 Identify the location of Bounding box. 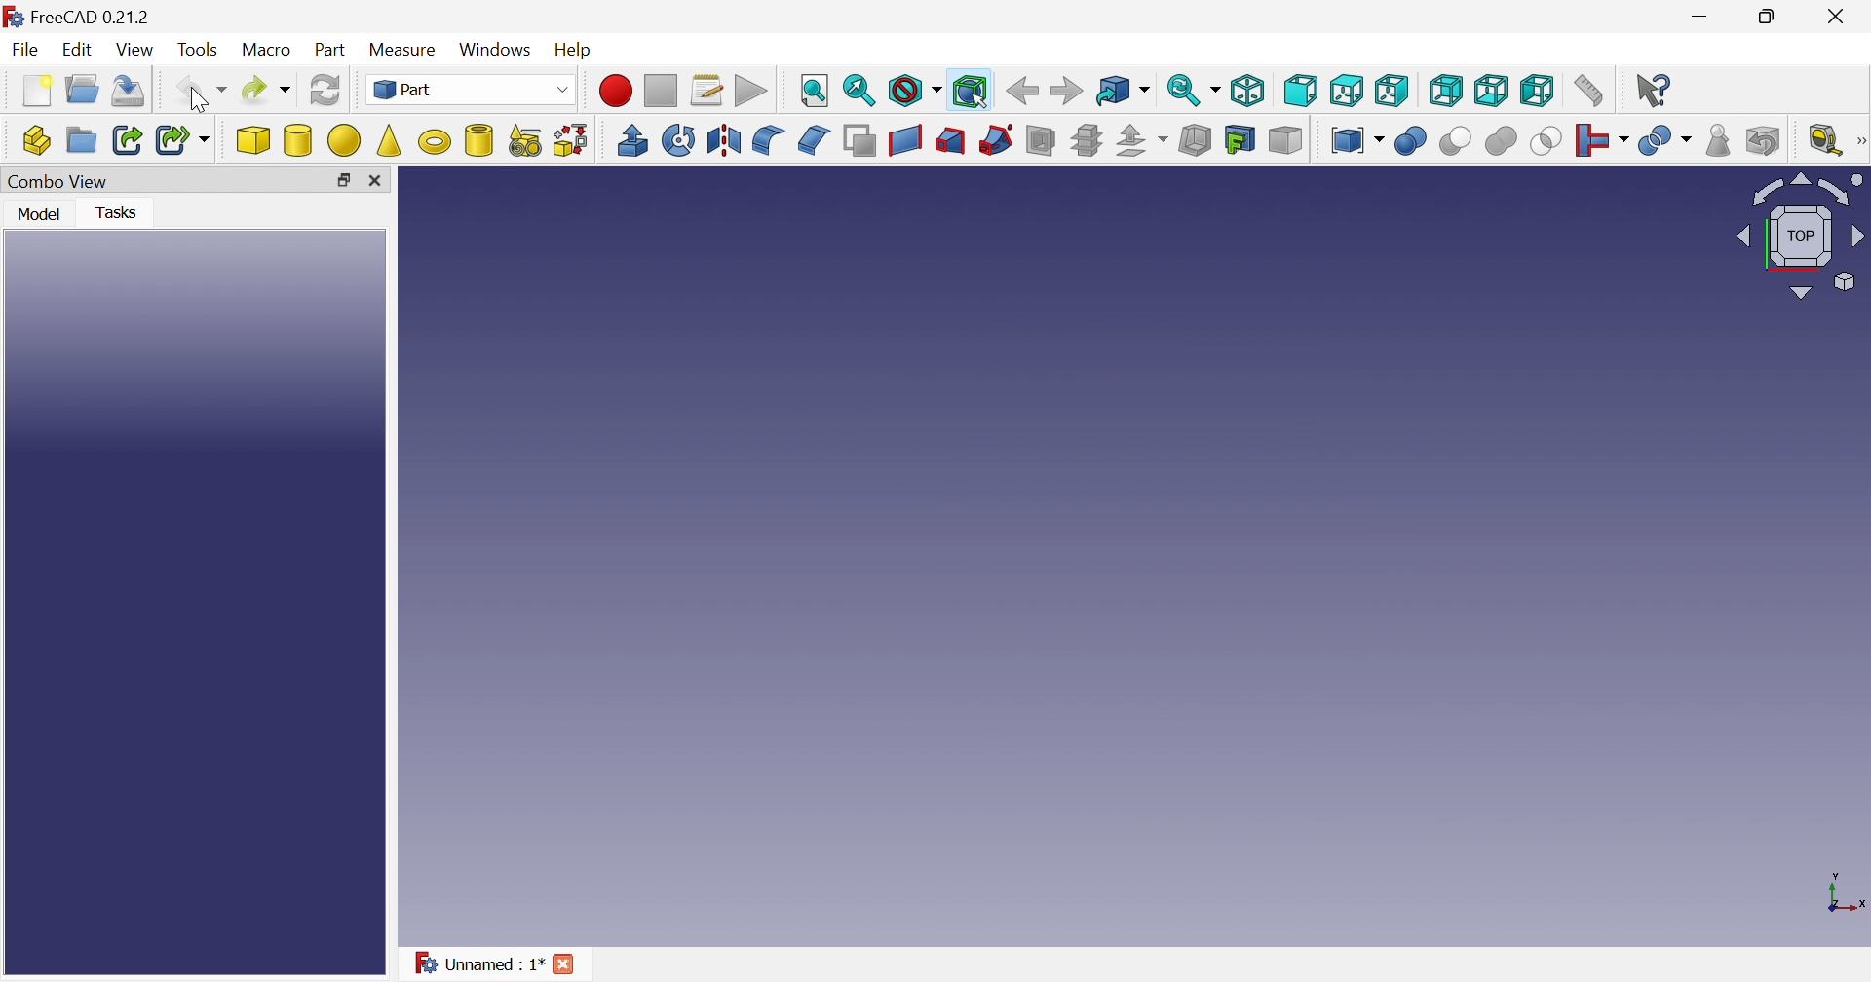
(973, 93).